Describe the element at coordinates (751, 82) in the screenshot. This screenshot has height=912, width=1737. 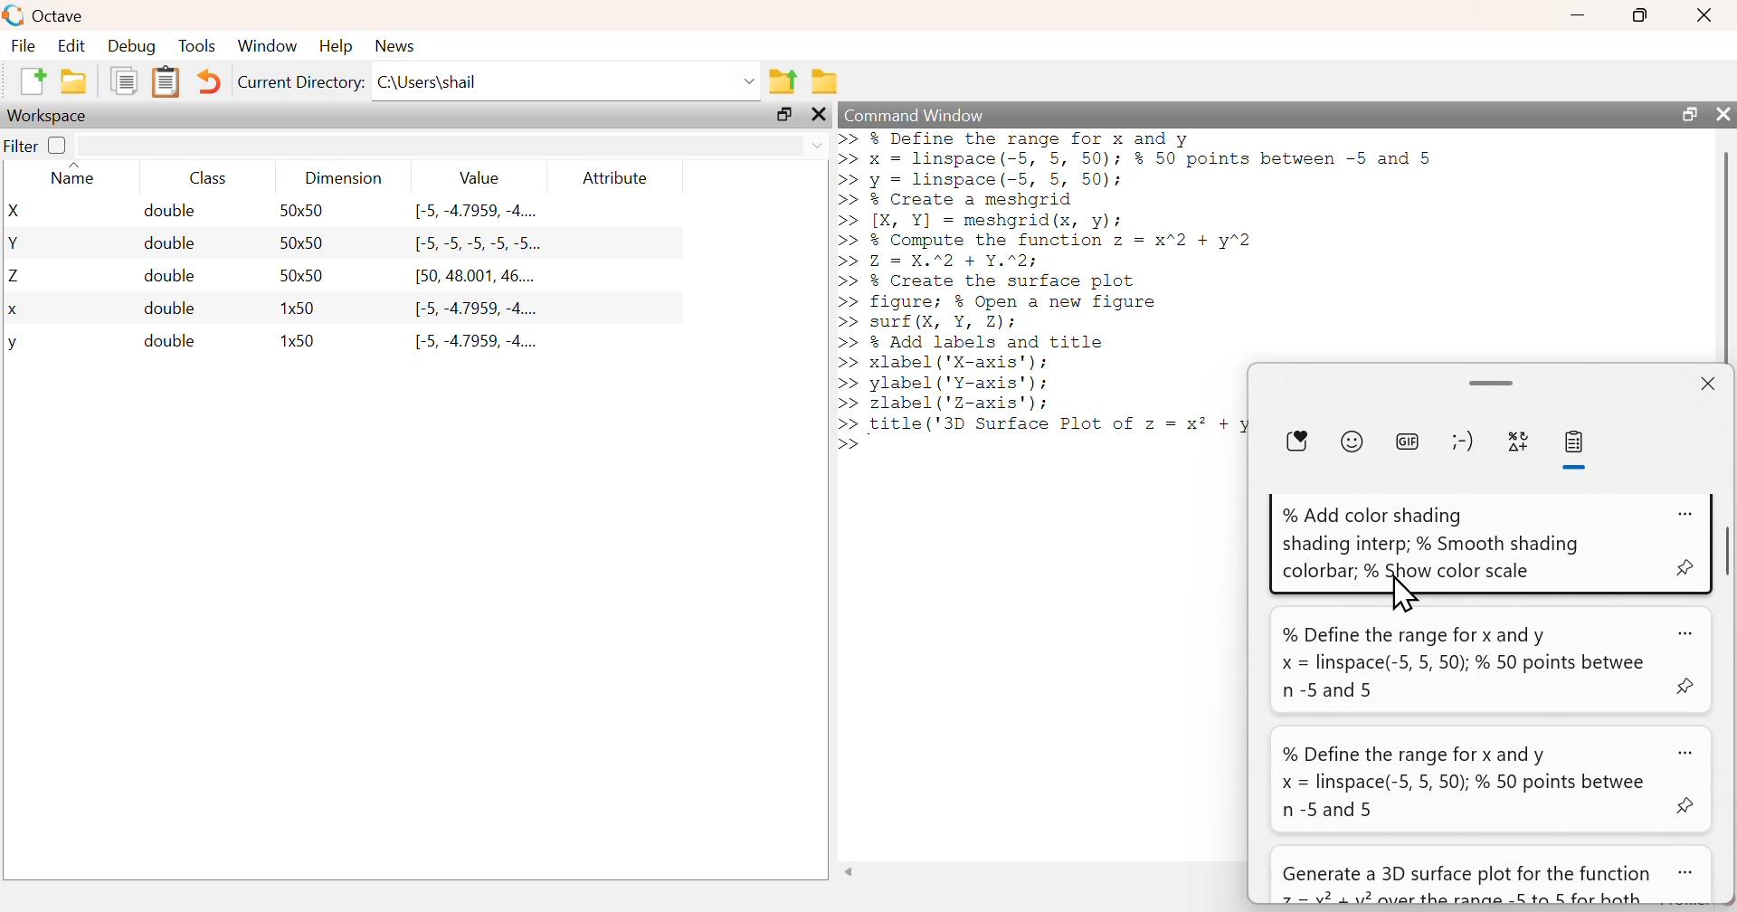
I see `Dropdown` at that location.